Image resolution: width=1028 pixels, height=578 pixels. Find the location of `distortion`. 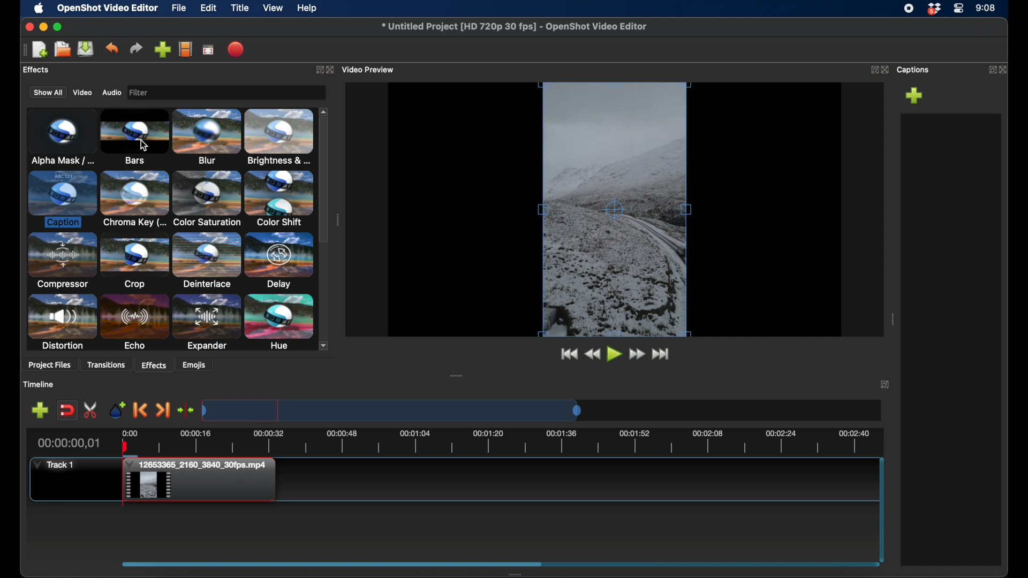

distortion is located at coordinates (62, 323).